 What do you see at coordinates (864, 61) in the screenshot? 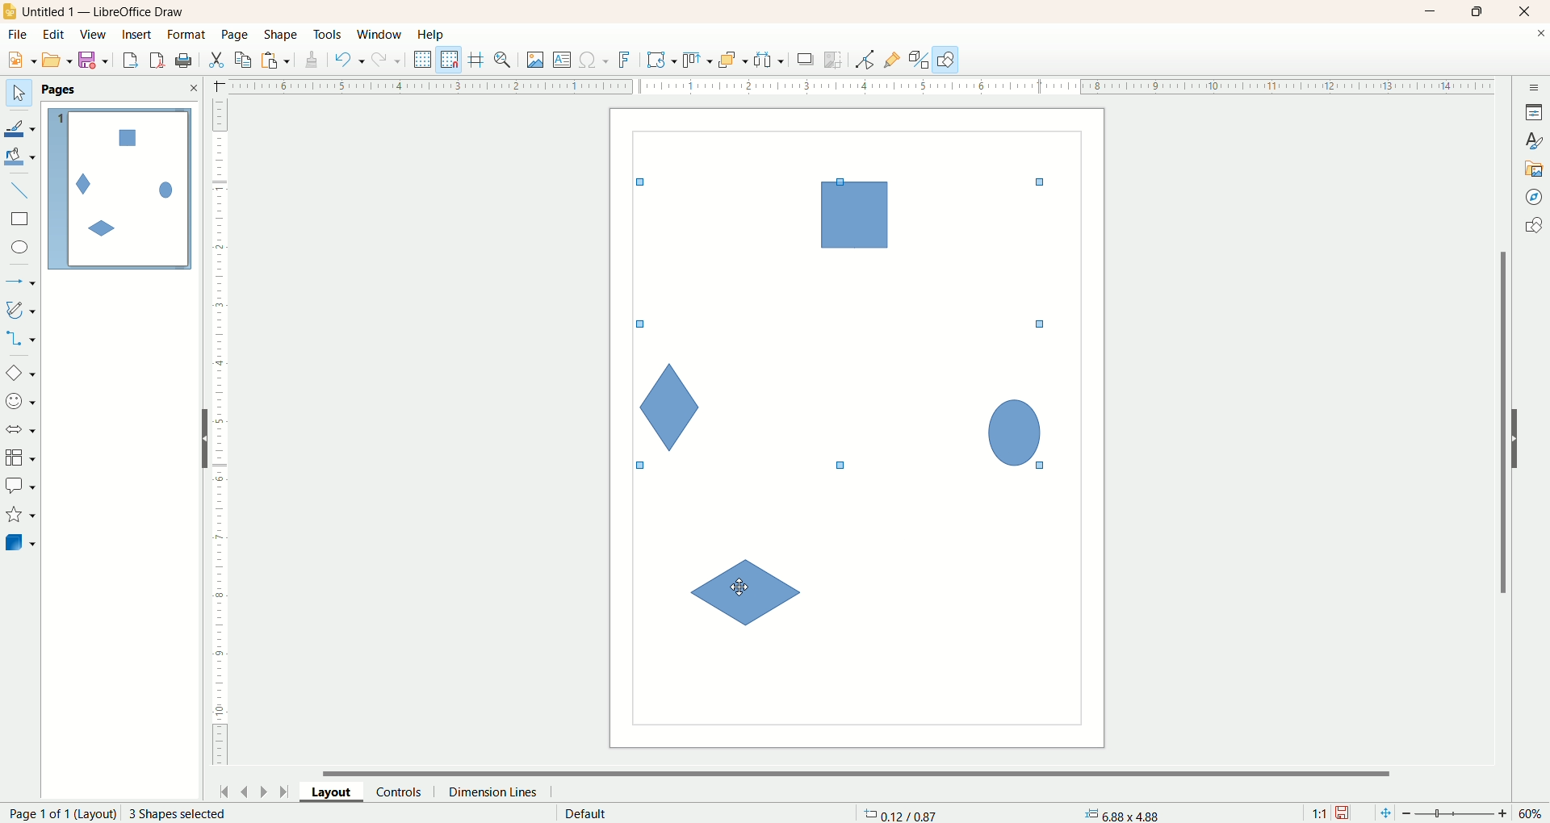
I see `point edit mode` at bounding box center [864, 61].